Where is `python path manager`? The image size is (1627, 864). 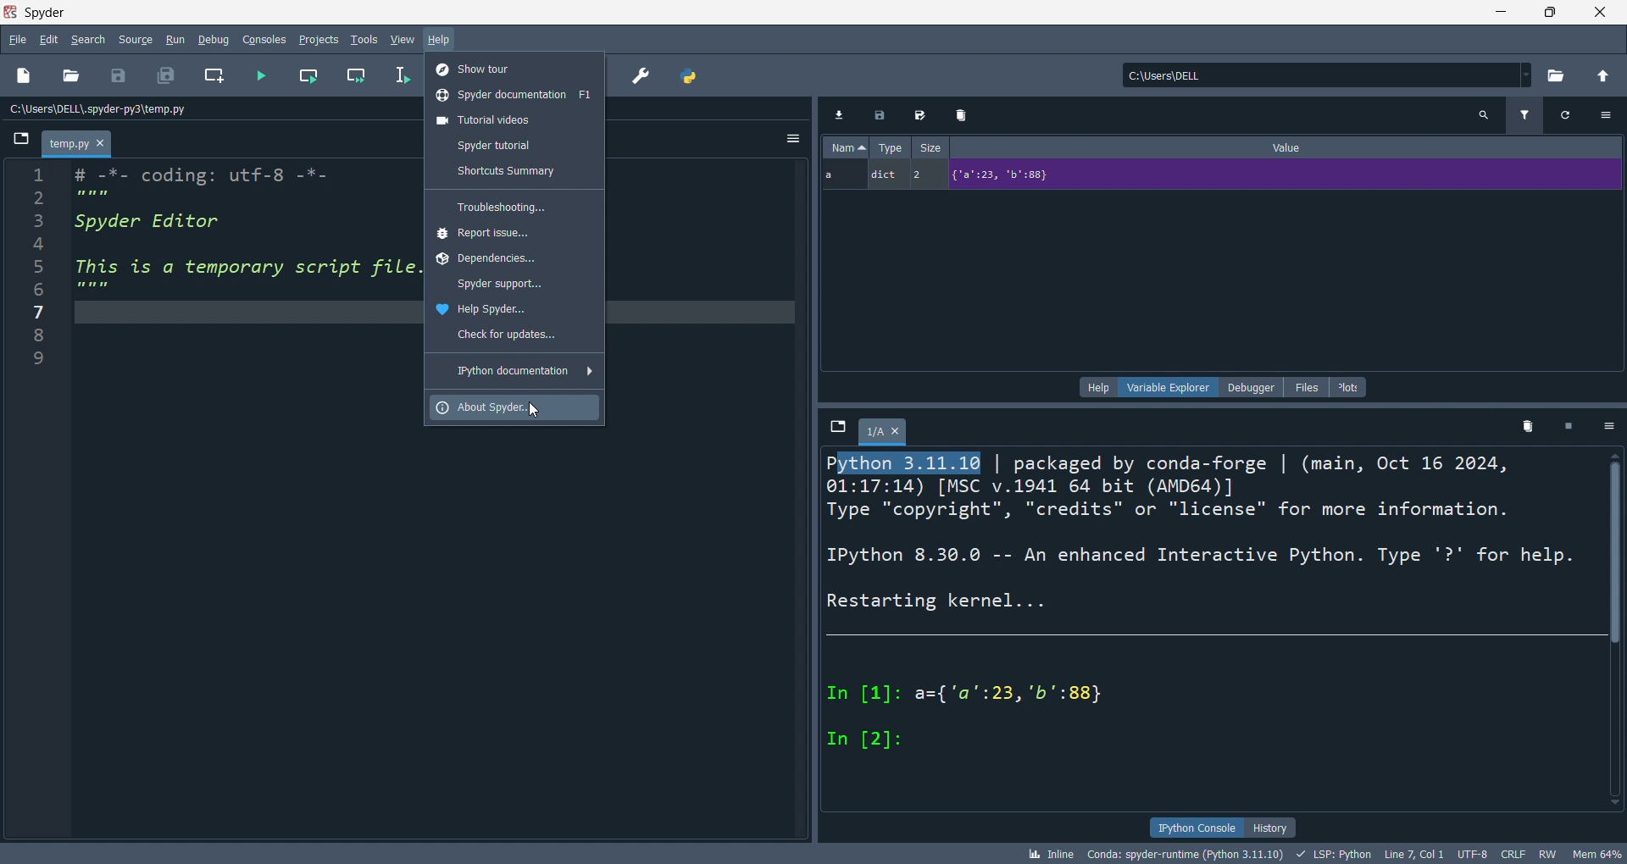 python path manager is located at coordinates (691, 75).